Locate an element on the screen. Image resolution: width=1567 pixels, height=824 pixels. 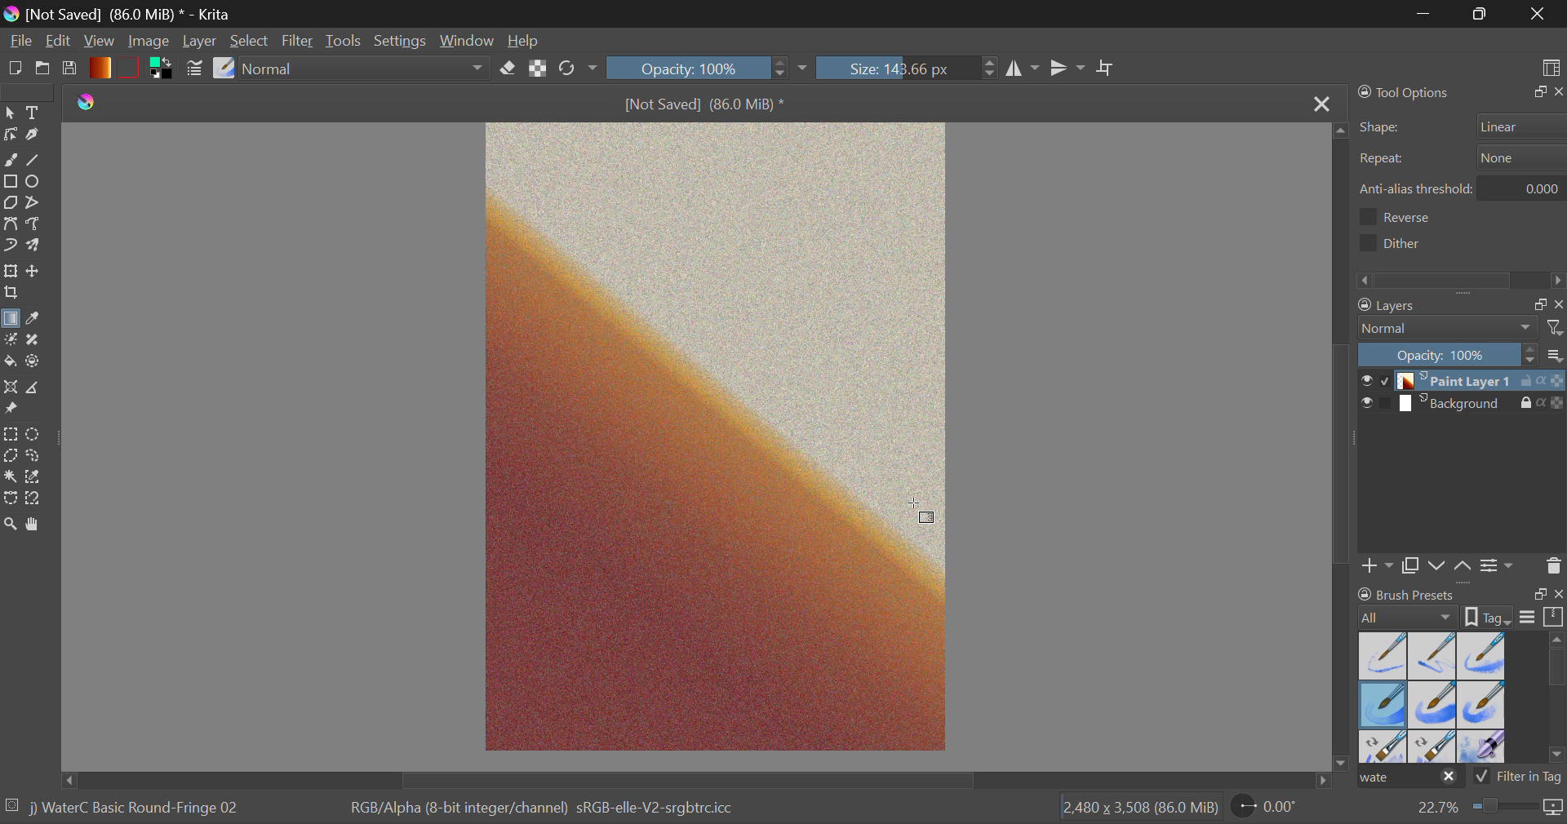
Transform Layers is located at coordinates (10, 271).